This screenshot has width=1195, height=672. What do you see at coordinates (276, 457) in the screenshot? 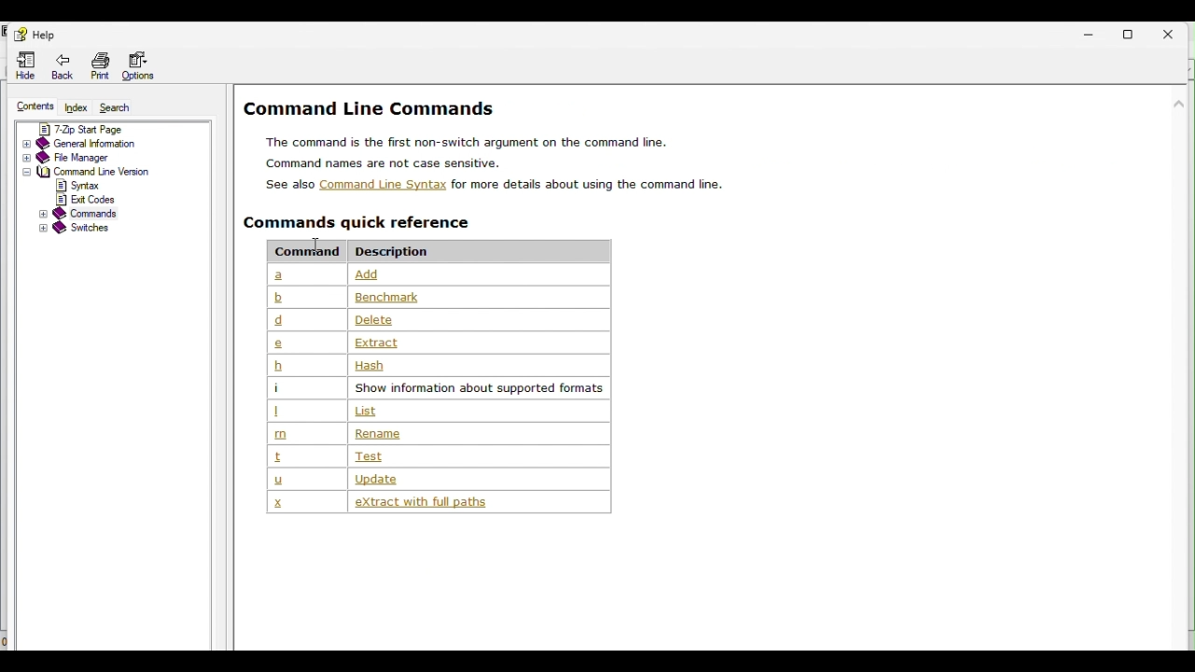
I see `t` at bounding box center [276, 457].